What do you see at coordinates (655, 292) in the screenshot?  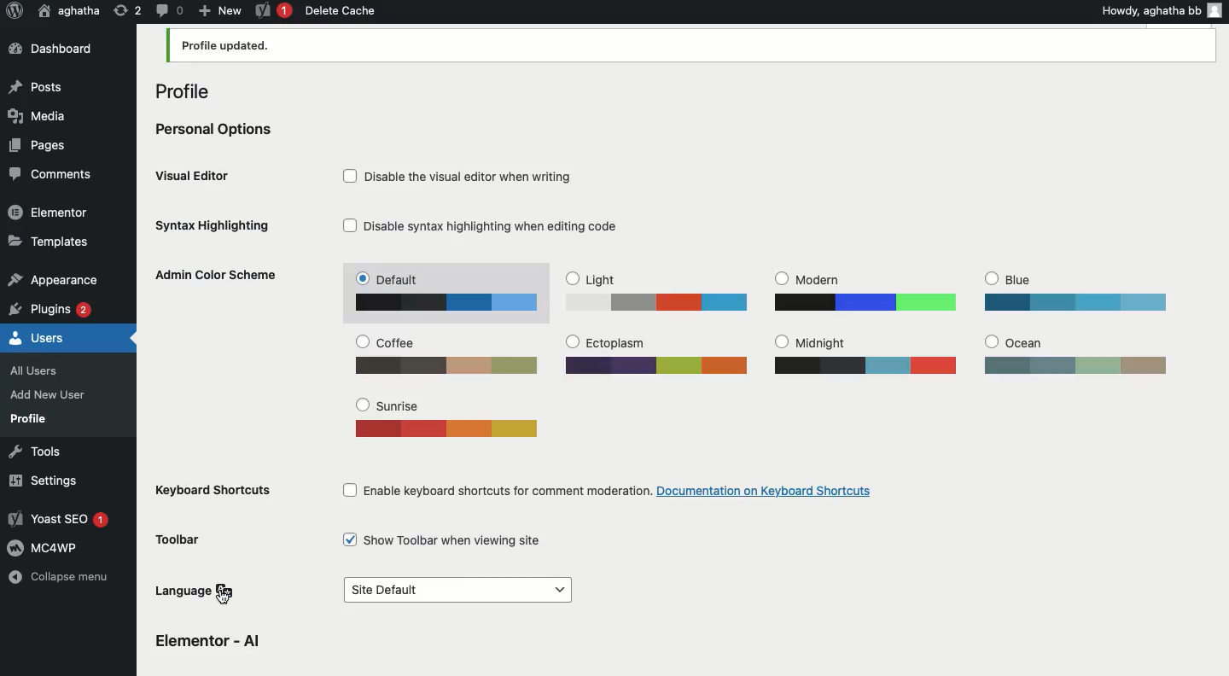 I see `Light` at bounding box center [655, 292].